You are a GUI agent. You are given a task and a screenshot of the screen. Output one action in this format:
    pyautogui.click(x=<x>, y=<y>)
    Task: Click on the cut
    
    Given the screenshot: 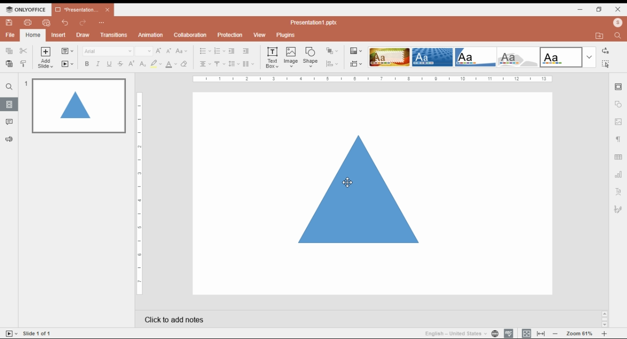 What is the action you would take?
    pyautogui.click(x=24, y=50)
    